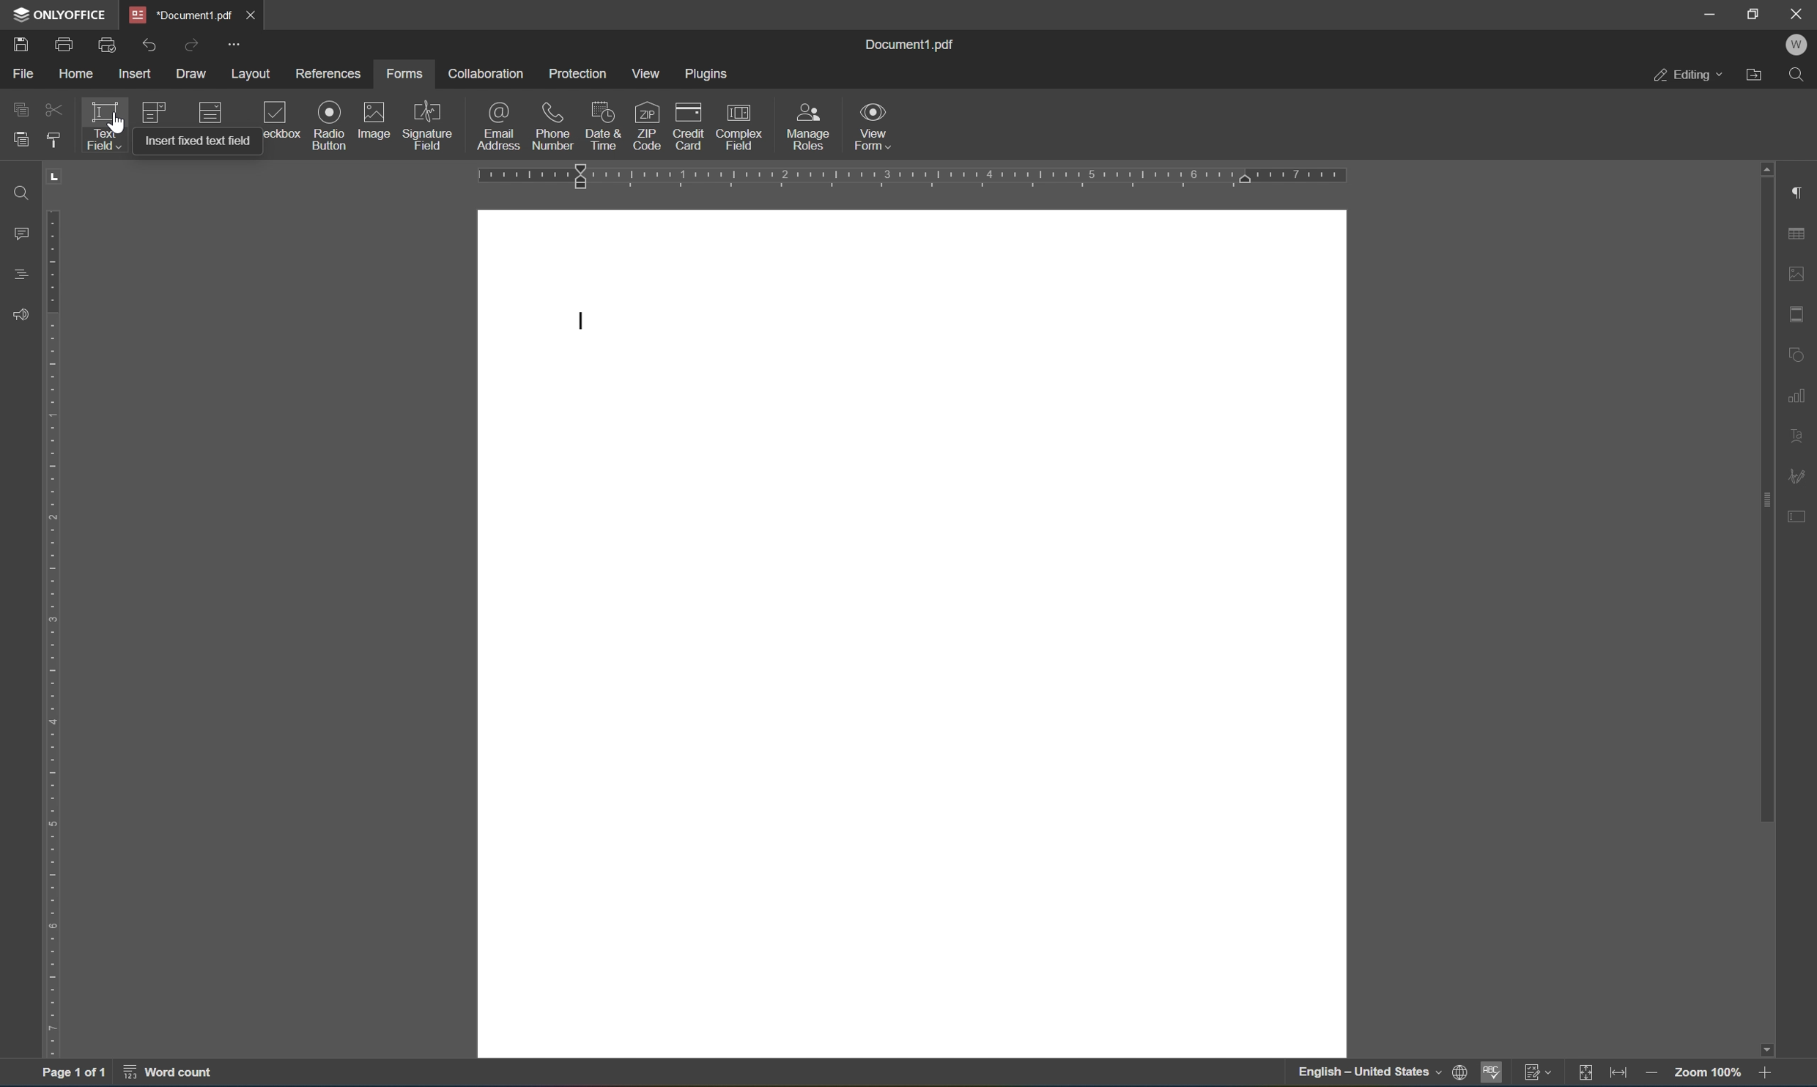 This screenshot has height=1087, width=1817. What do you see at coordinates (193, 138) in the screenshot?
I see `insert fixed text field` at bounding box center [193, 138].